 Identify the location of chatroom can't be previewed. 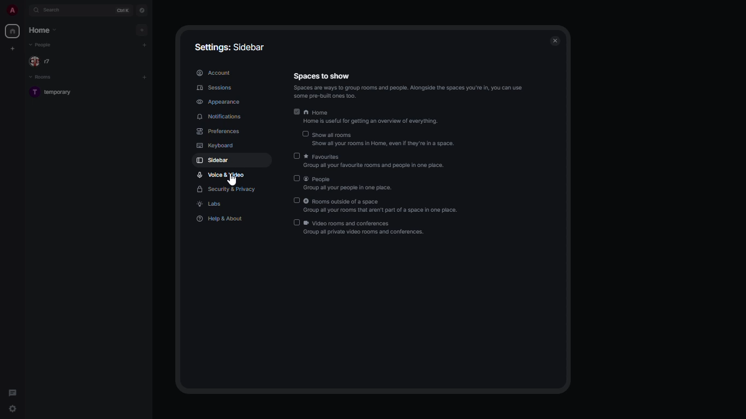
(448, 196).